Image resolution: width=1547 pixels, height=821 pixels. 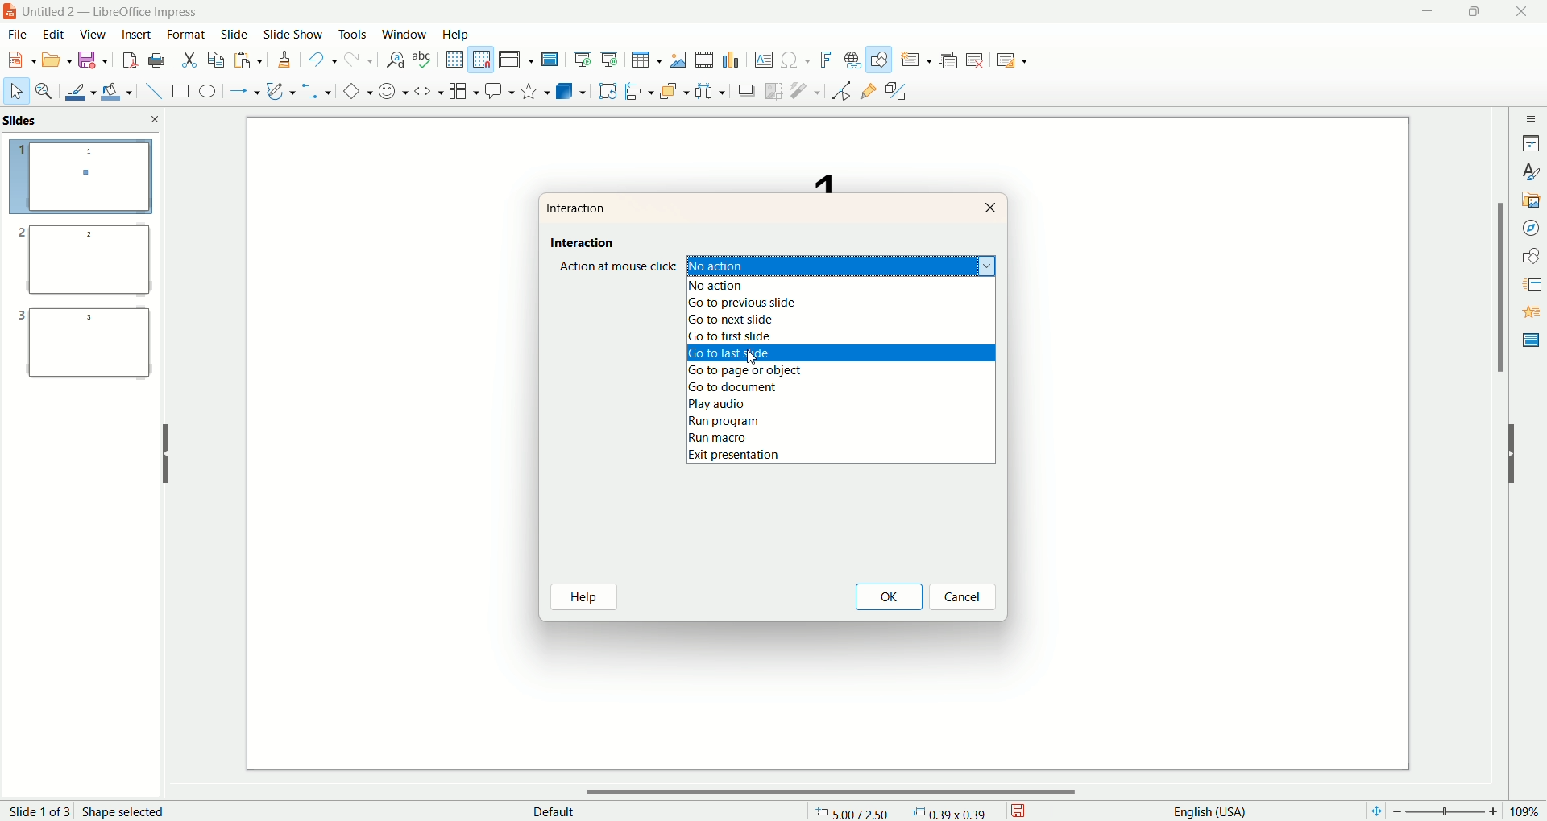 I want to click on redo, so click(x=356, y=63).